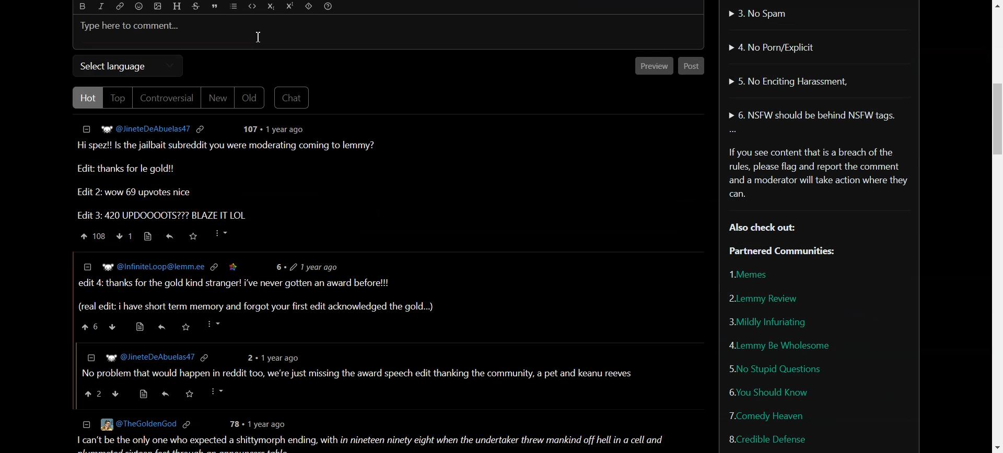 This screenshot has height=453, width=1003. What do you see at coordinates (171, 236) in the screenshot?
I see `Reply` at bounding box center [171, 236].